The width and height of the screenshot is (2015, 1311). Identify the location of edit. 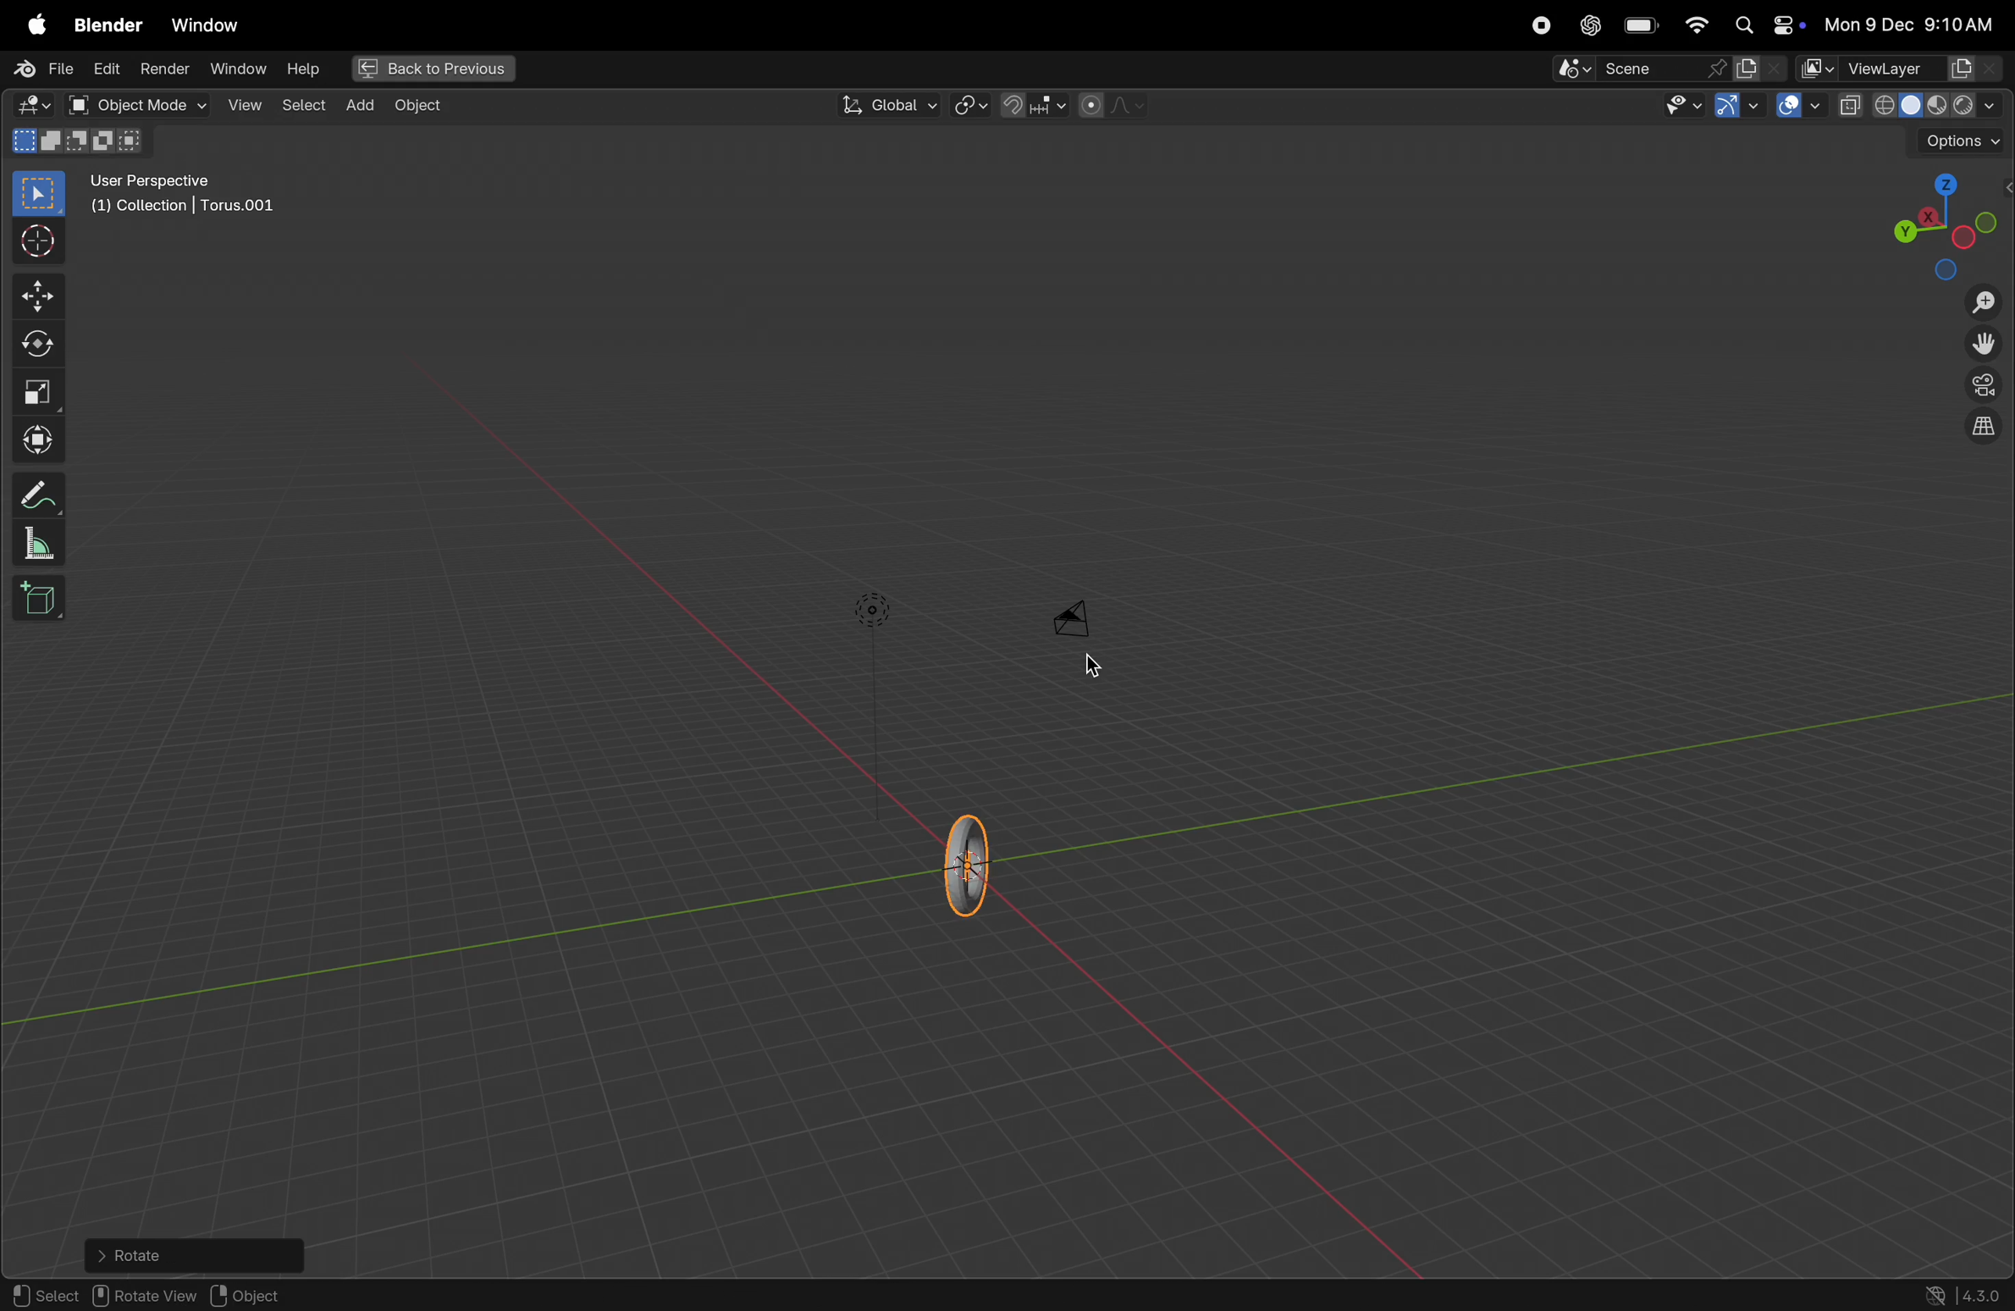
(102, 67).